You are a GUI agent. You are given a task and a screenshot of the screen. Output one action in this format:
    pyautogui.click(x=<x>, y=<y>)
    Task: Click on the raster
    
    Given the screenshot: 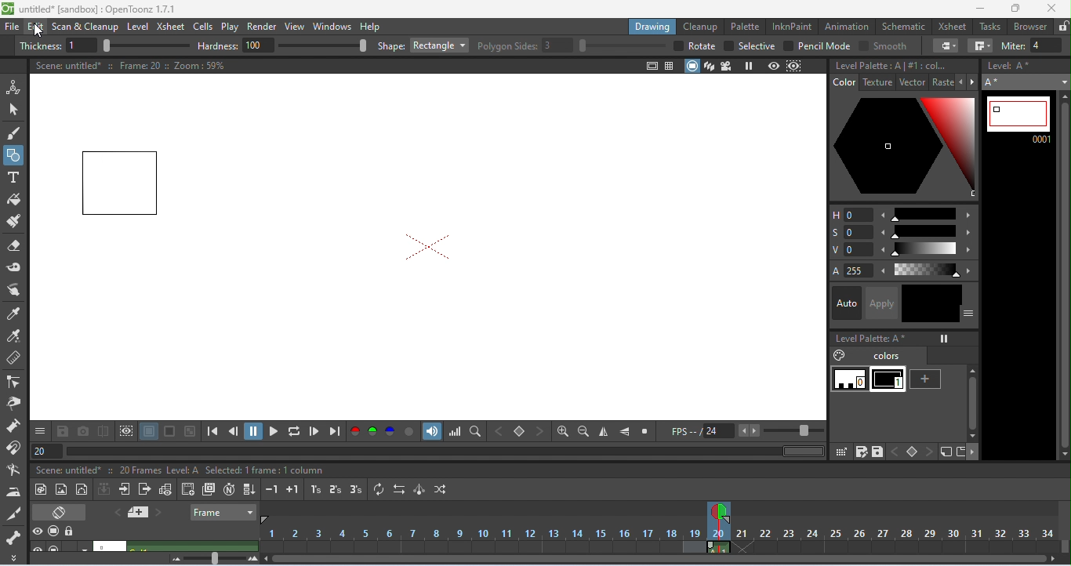 What is the action you would take?
    pyautogui.click(x=941, y=82)
    